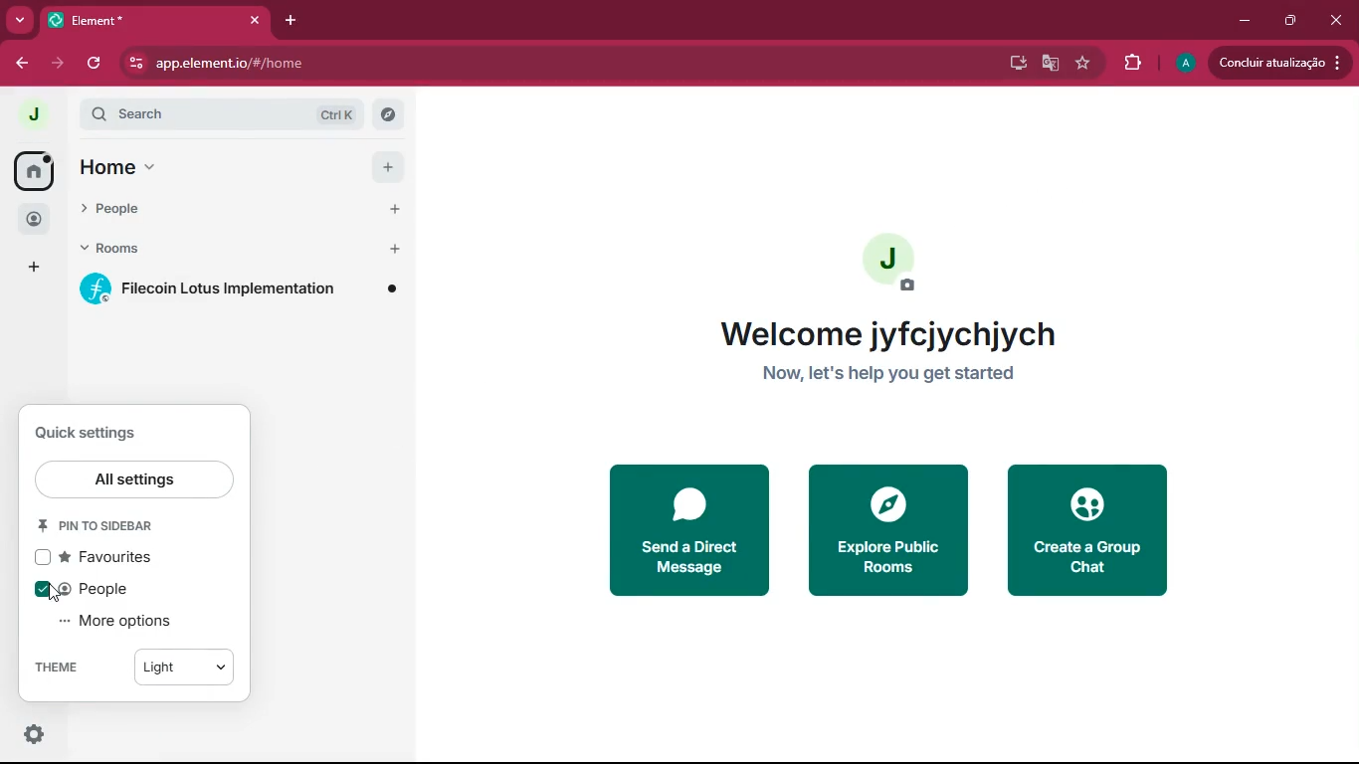 Image resolution: width=1359 pixels, height=764 pixels. What do you see at coordinates (35, 173) in the screenshot?
I see `home` at bounding box center [35, 173].